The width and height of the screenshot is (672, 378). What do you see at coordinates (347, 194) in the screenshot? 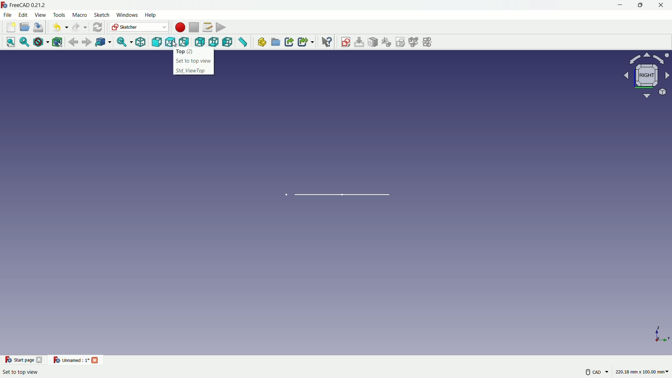
I see `sketch` at bounding box center [347, 194].